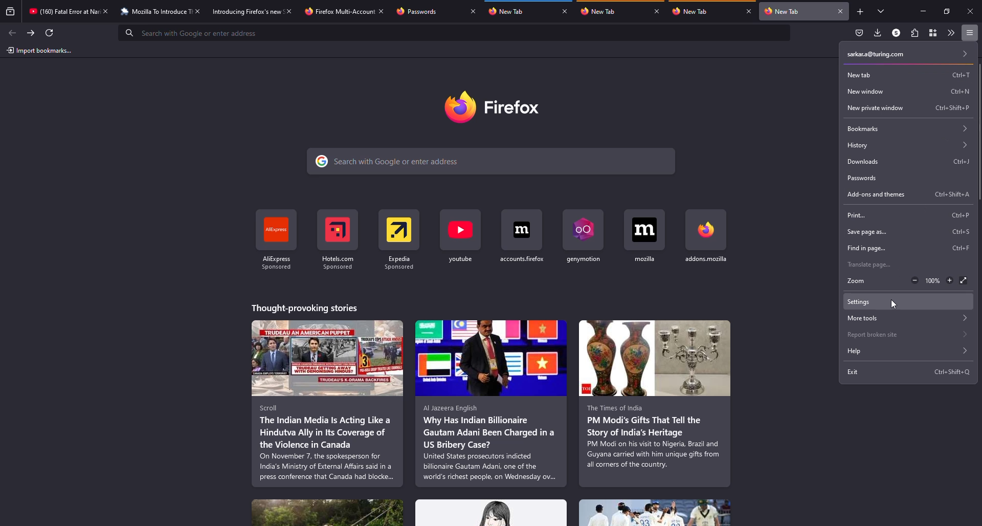  What do you see at coordinates (11, 11) in the screenshot?
I see `view recent` at bounding box center [11, 11].